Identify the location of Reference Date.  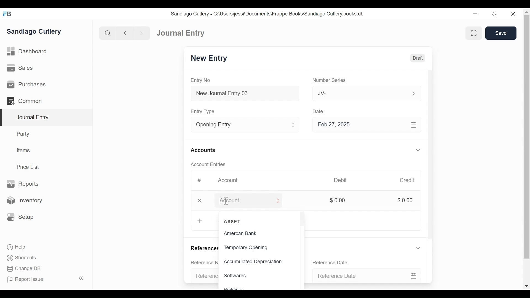
(330, 262).